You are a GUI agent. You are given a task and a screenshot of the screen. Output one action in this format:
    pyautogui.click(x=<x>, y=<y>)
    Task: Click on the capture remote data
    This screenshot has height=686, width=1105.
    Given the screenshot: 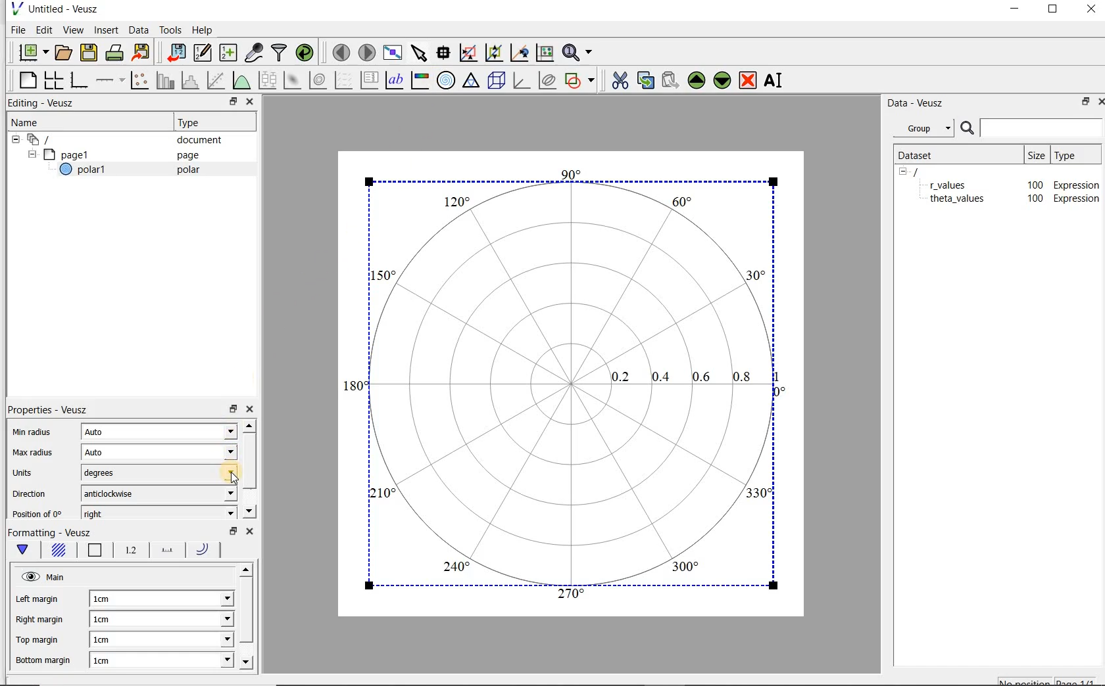 What is the action you would take?
    pyautogui.click(x=255, y=55)
    